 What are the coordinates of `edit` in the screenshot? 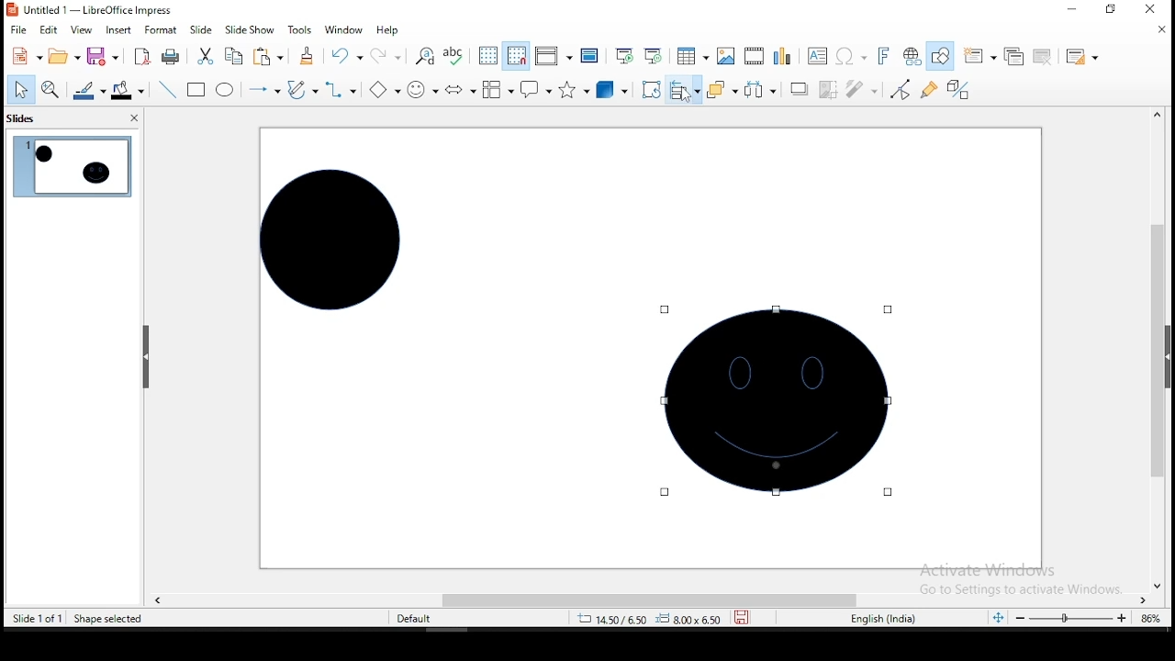 It's located at (50, 30).